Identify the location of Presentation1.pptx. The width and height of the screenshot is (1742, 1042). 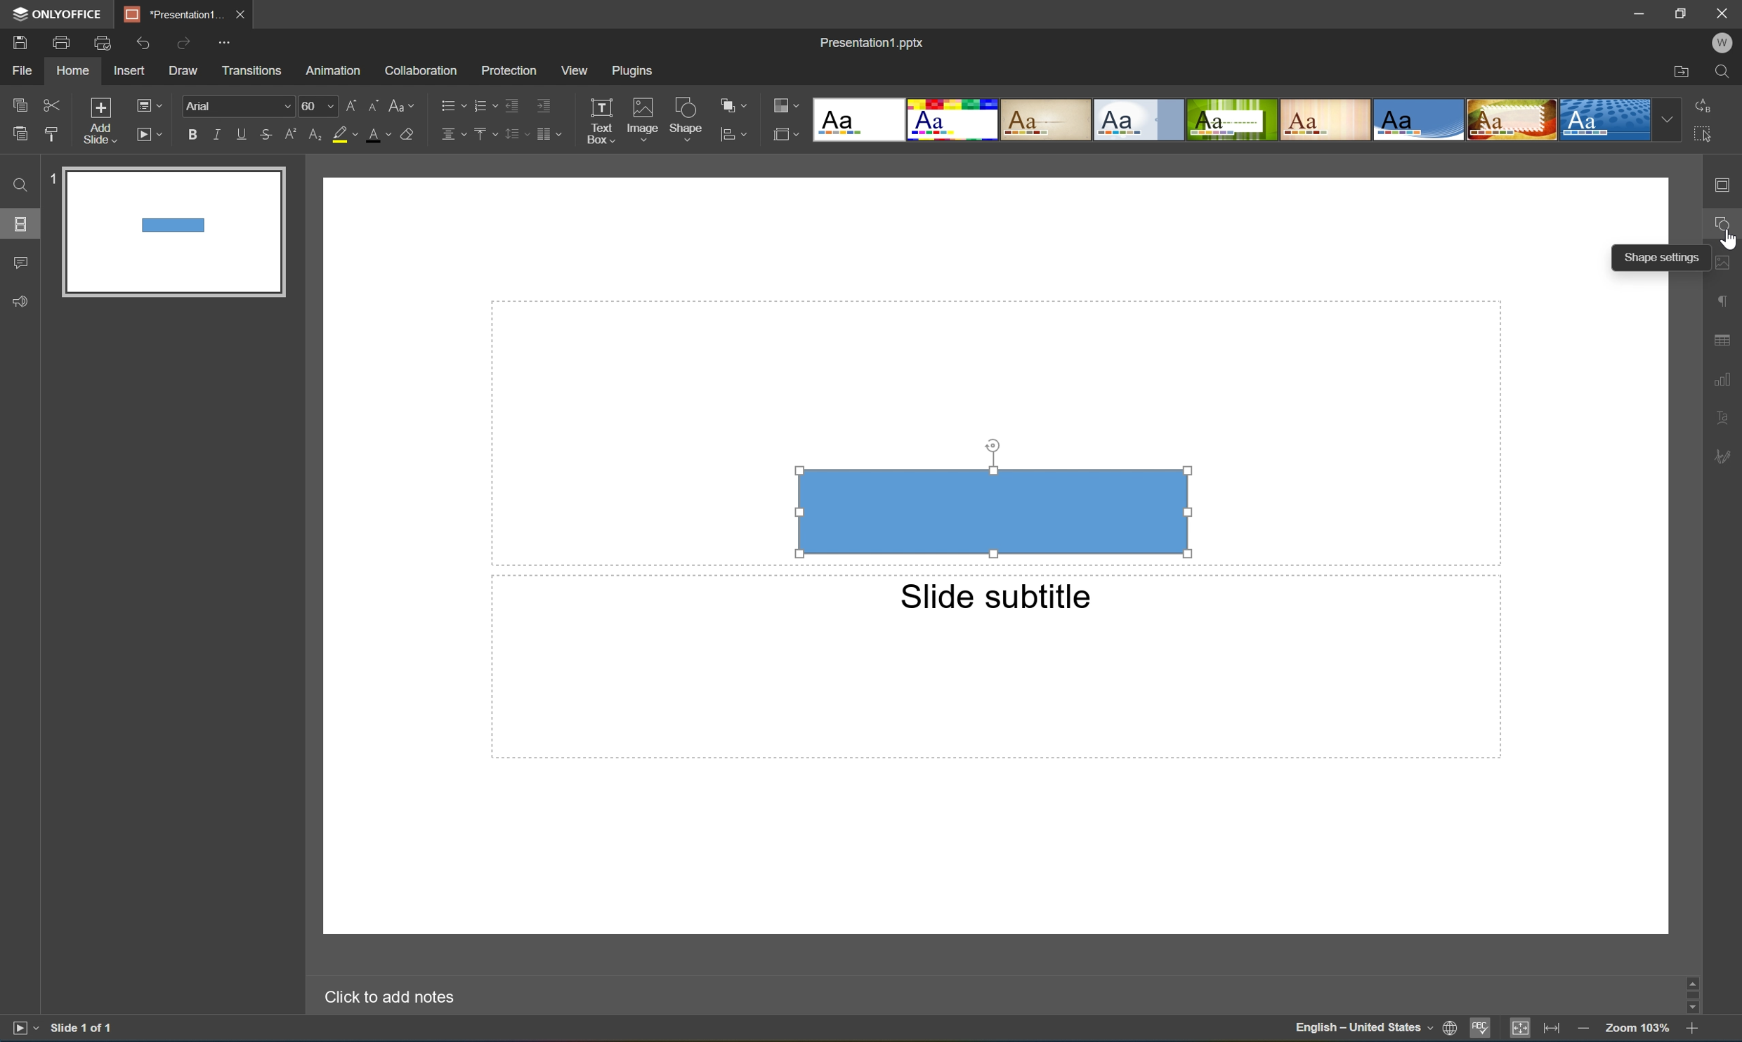
(871, 46).